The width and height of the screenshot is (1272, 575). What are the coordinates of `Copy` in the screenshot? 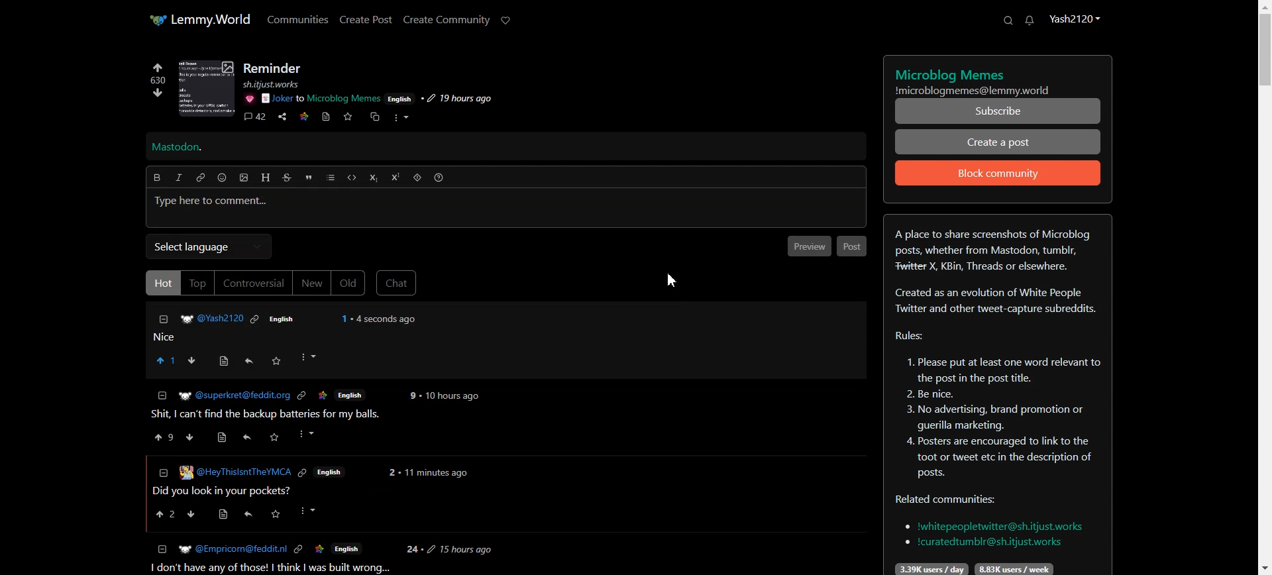 It's located at (373, 117).